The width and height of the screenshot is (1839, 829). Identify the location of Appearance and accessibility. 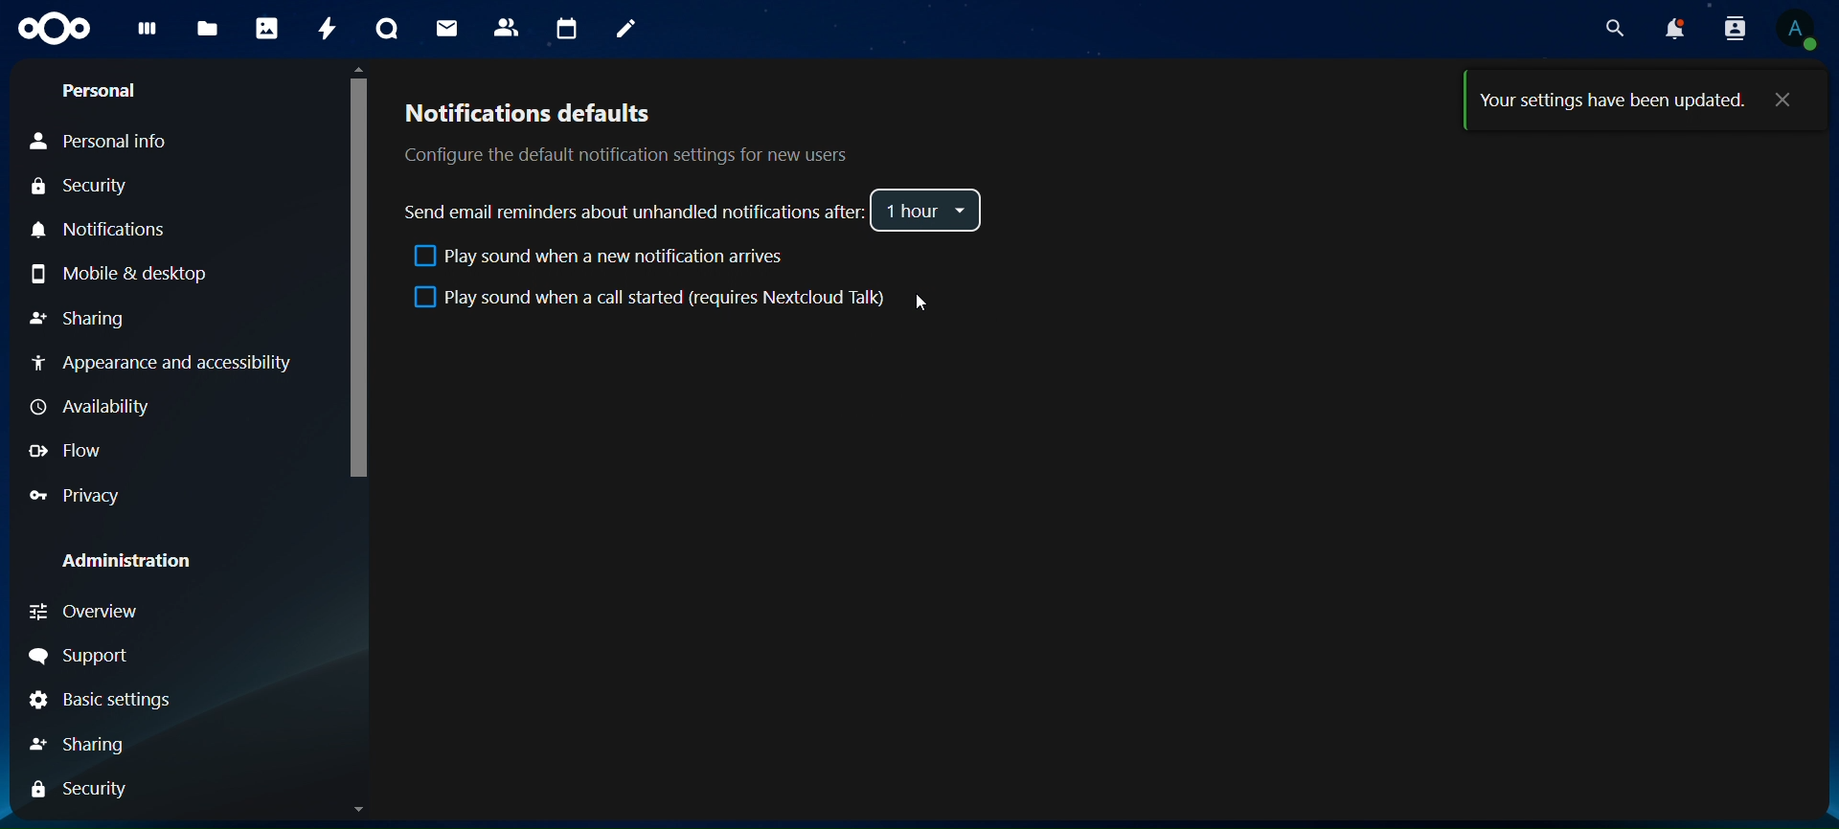
(172, 368).